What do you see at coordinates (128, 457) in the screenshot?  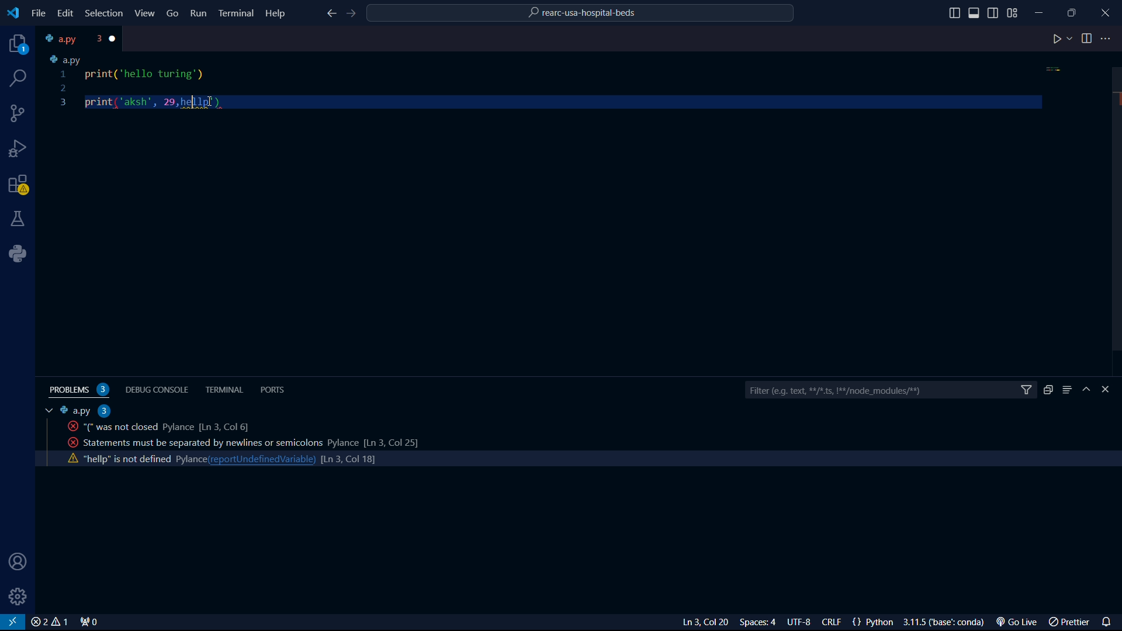 I see `activity code` at bounding box center [128, 457].